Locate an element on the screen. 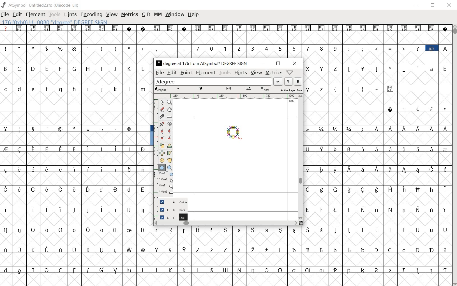 The image size is (457, 286). minimize is located at coordinates (417, 5).